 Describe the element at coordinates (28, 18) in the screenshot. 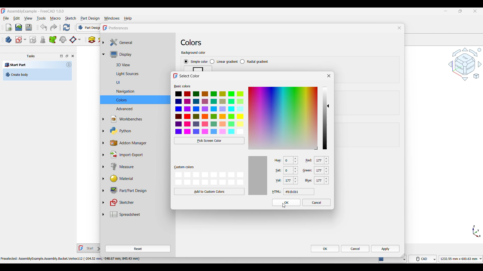

I see `View menu` at that location.